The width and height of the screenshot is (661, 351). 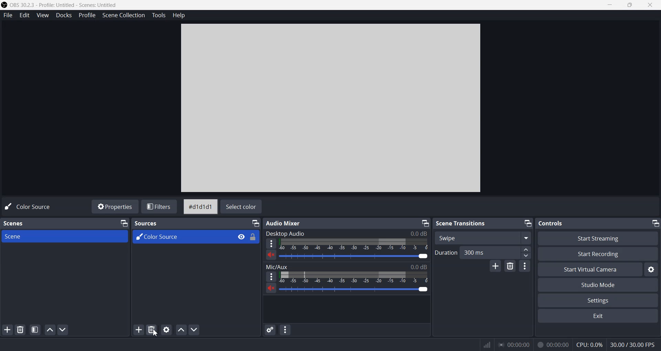 I want to click on Controls, so click(x=551, y=223).